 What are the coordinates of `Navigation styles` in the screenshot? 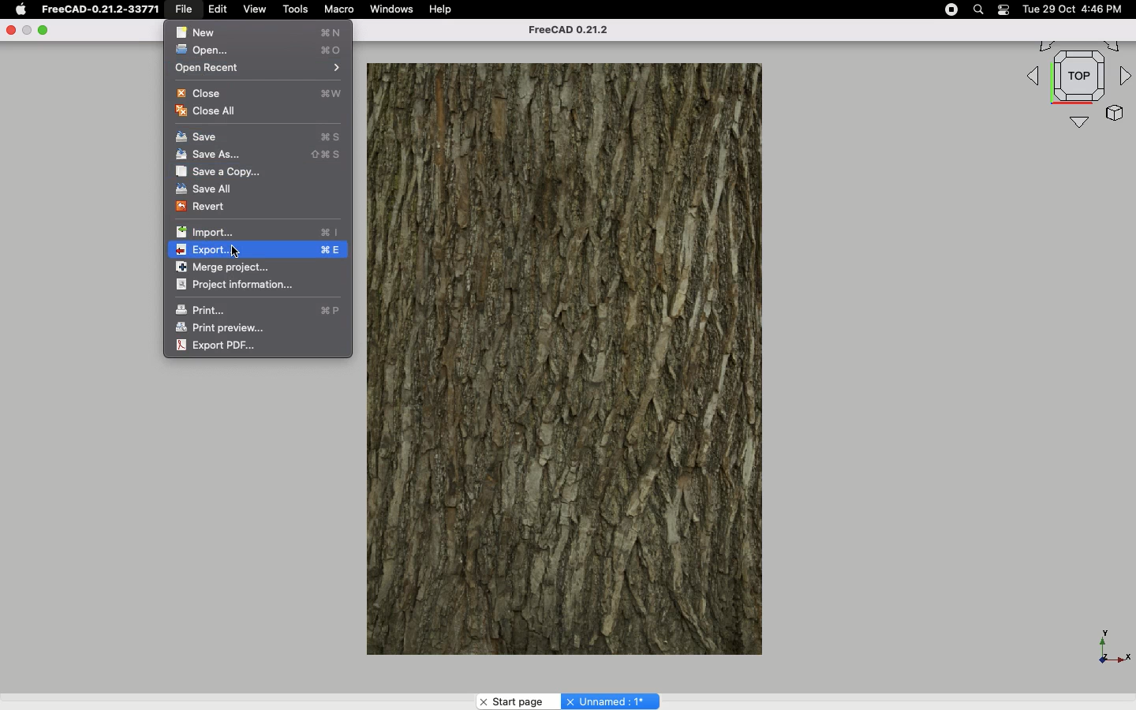 It's located at (1076, 84).